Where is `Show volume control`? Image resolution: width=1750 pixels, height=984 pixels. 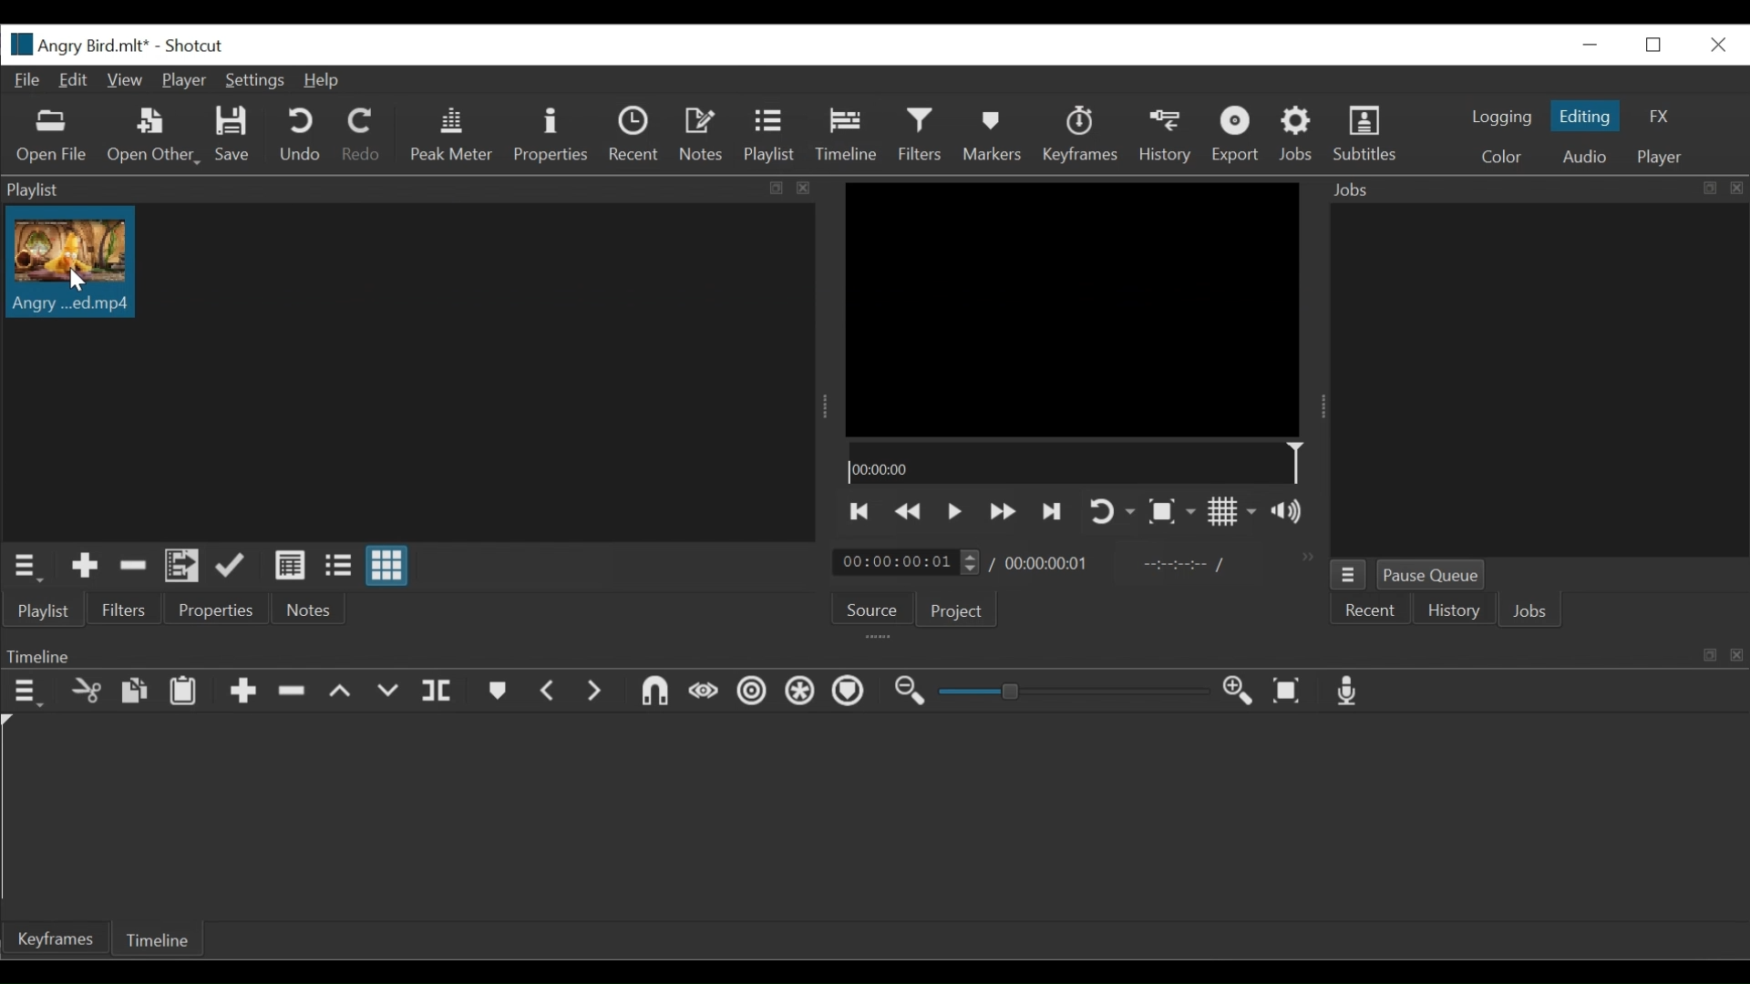 Show volume control is located at coordinates (1290, 513).